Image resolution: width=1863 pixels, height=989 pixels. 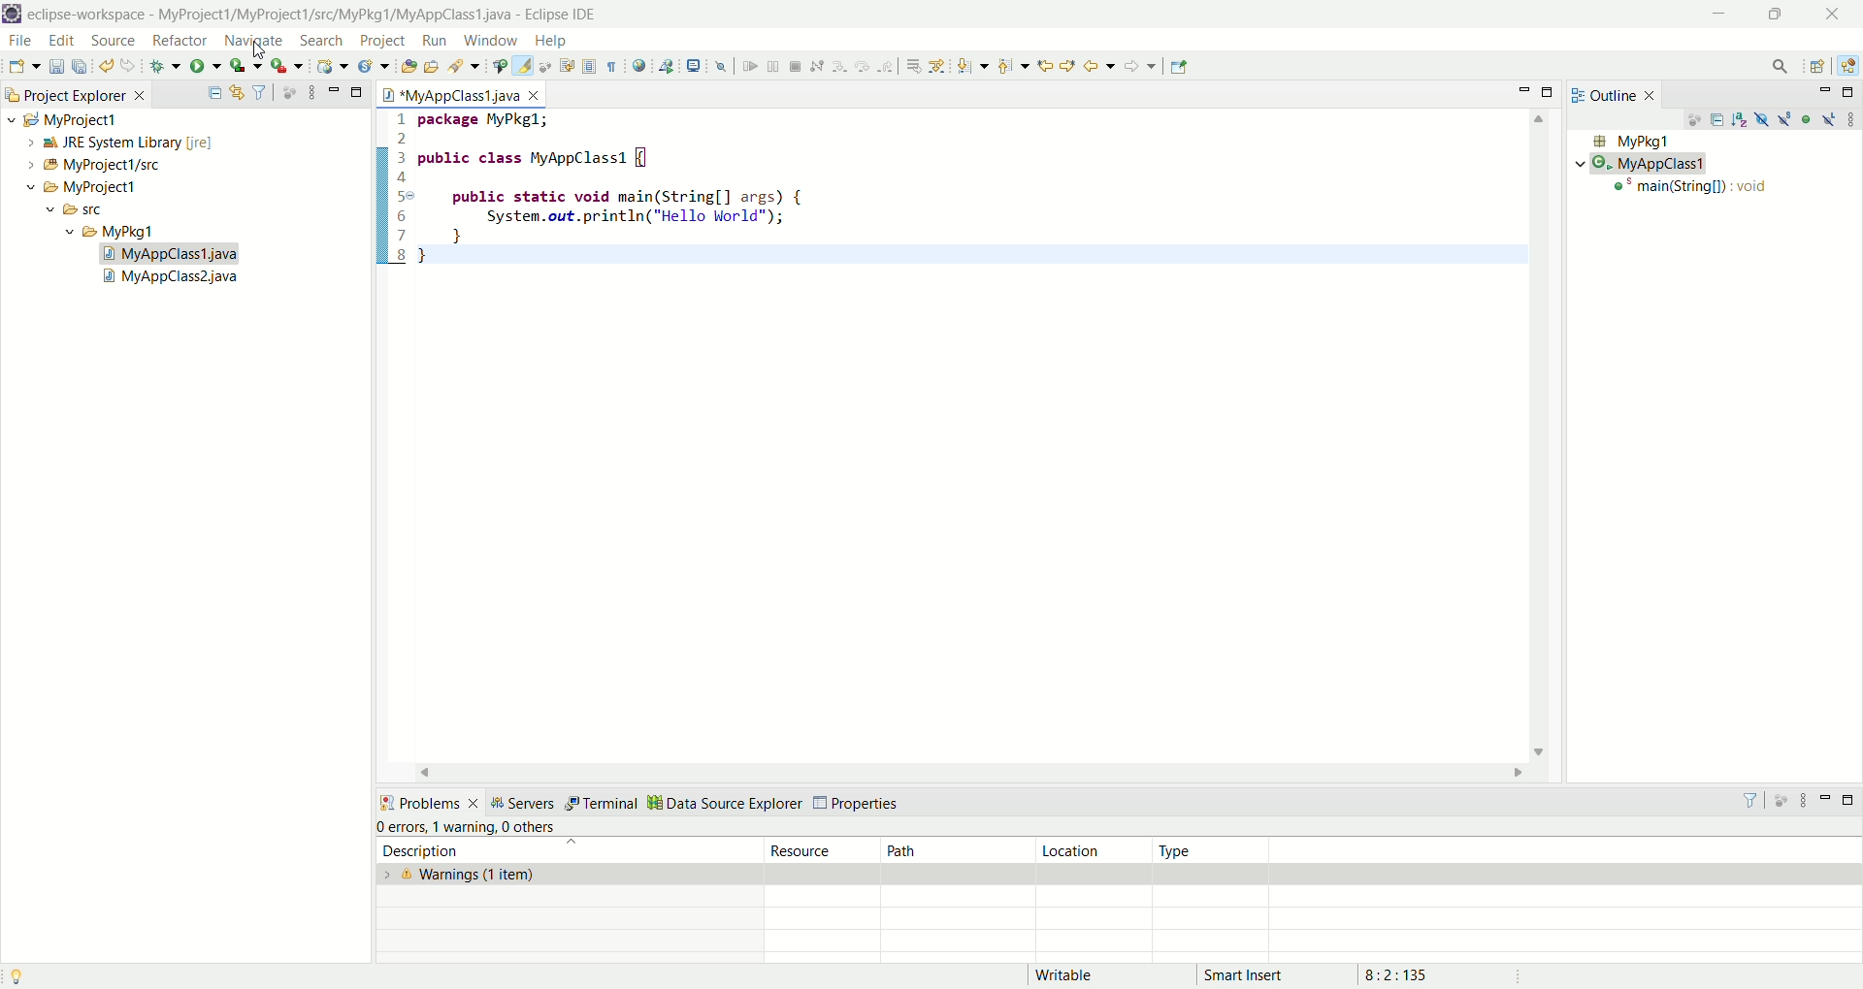 I want to click on forward, so click(x=1140, y=66).